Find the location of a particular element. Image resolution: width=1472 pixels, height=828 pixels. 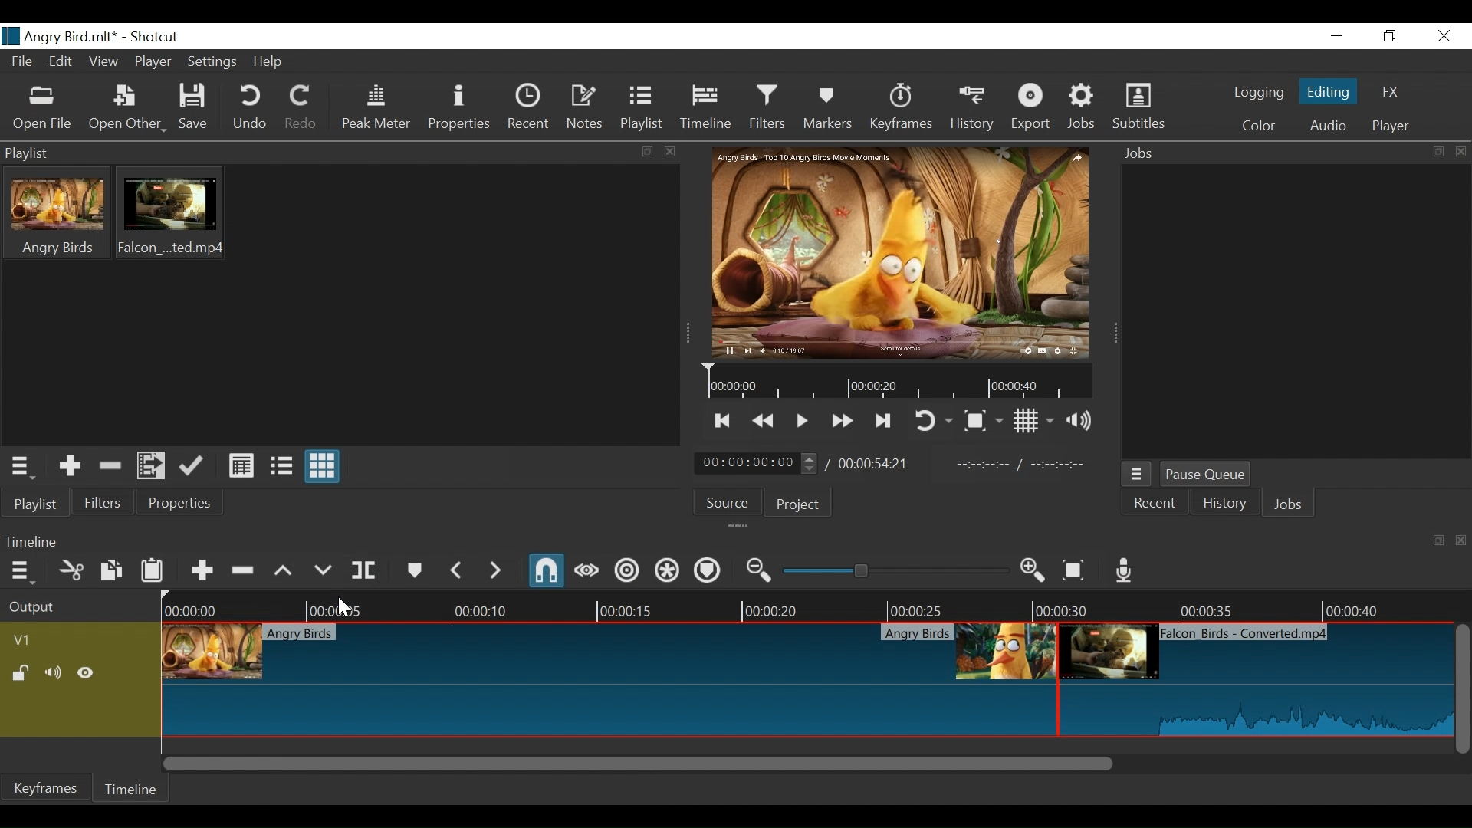

Play backward quickly is located at coordinates (765, 422).